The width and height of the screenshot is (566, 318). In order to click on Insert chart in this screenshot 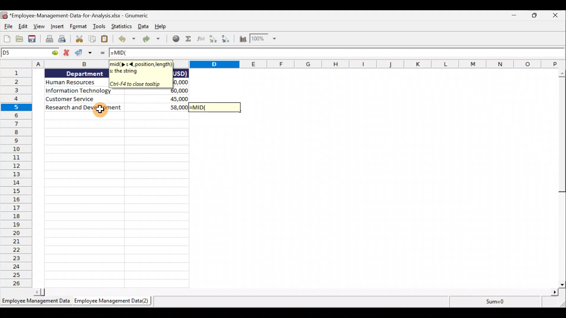, I will do `click(243, 40)`.